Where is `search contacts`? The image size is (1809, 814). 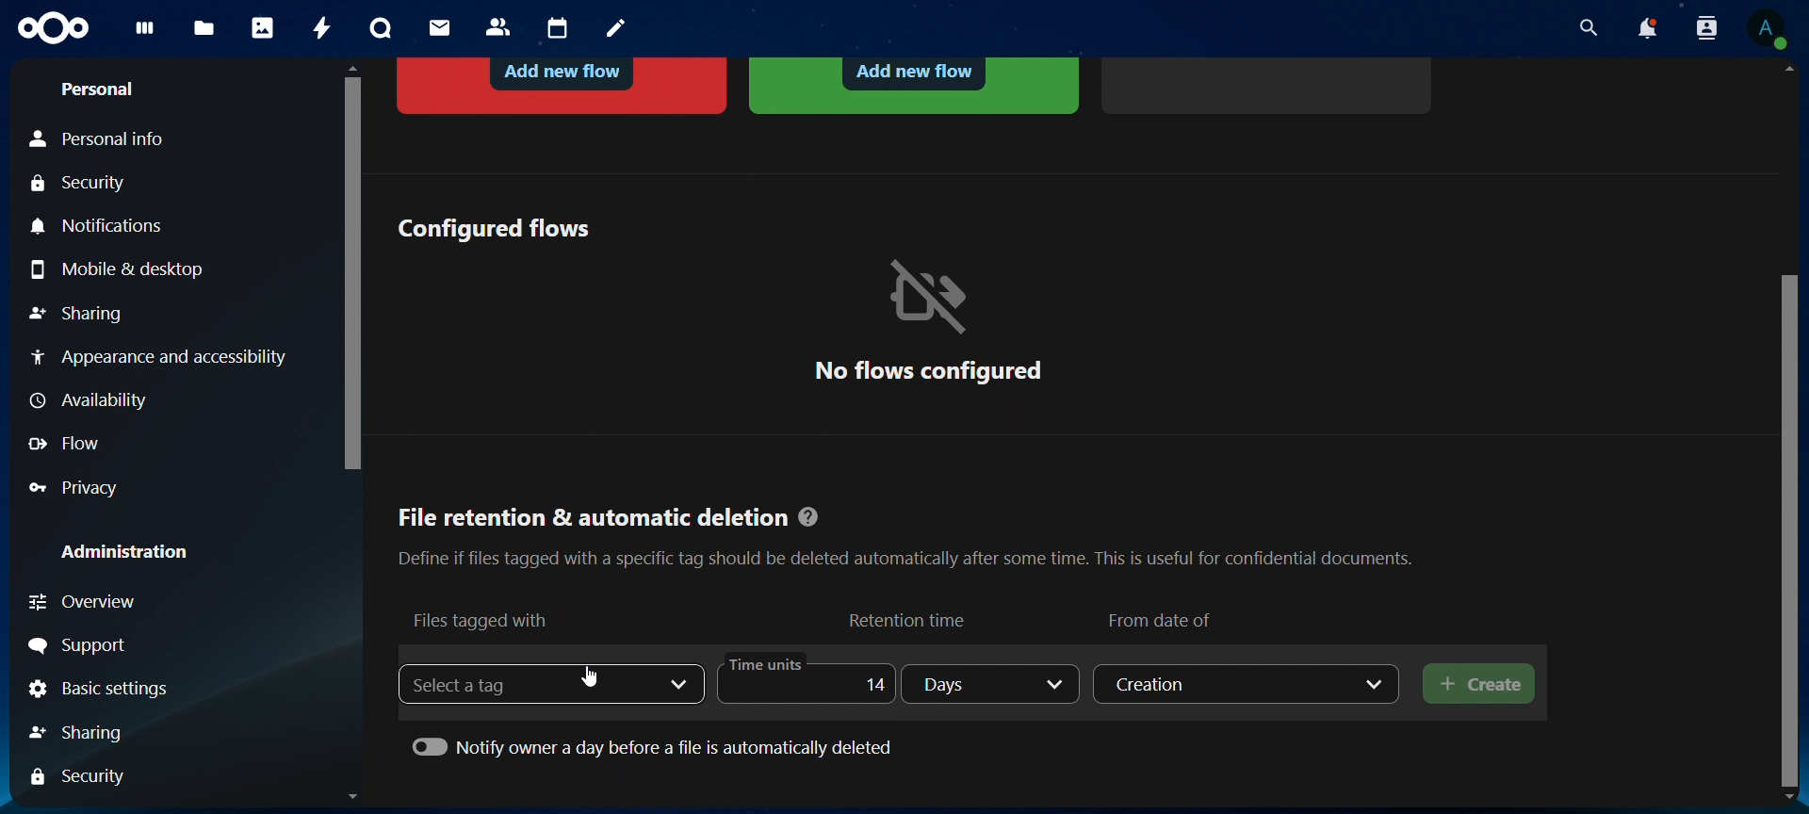 search contacts is located at coordinates (1711, 29).